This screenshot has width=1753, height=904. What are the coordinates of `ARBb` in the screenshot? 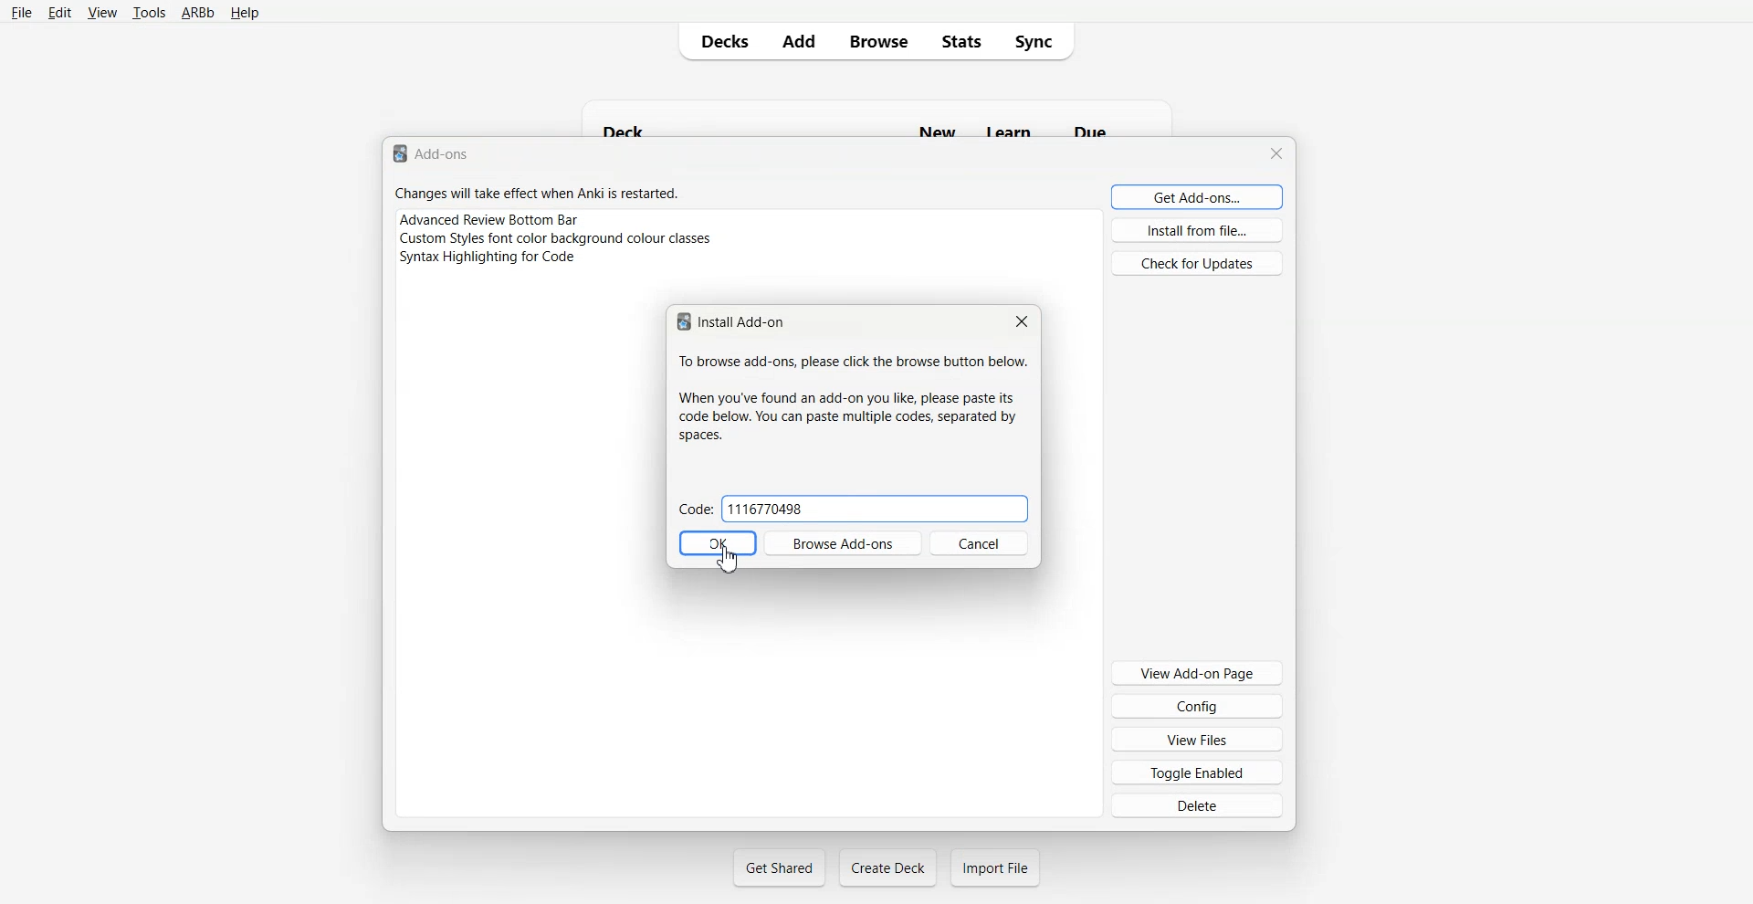 It's located at (197, 11).